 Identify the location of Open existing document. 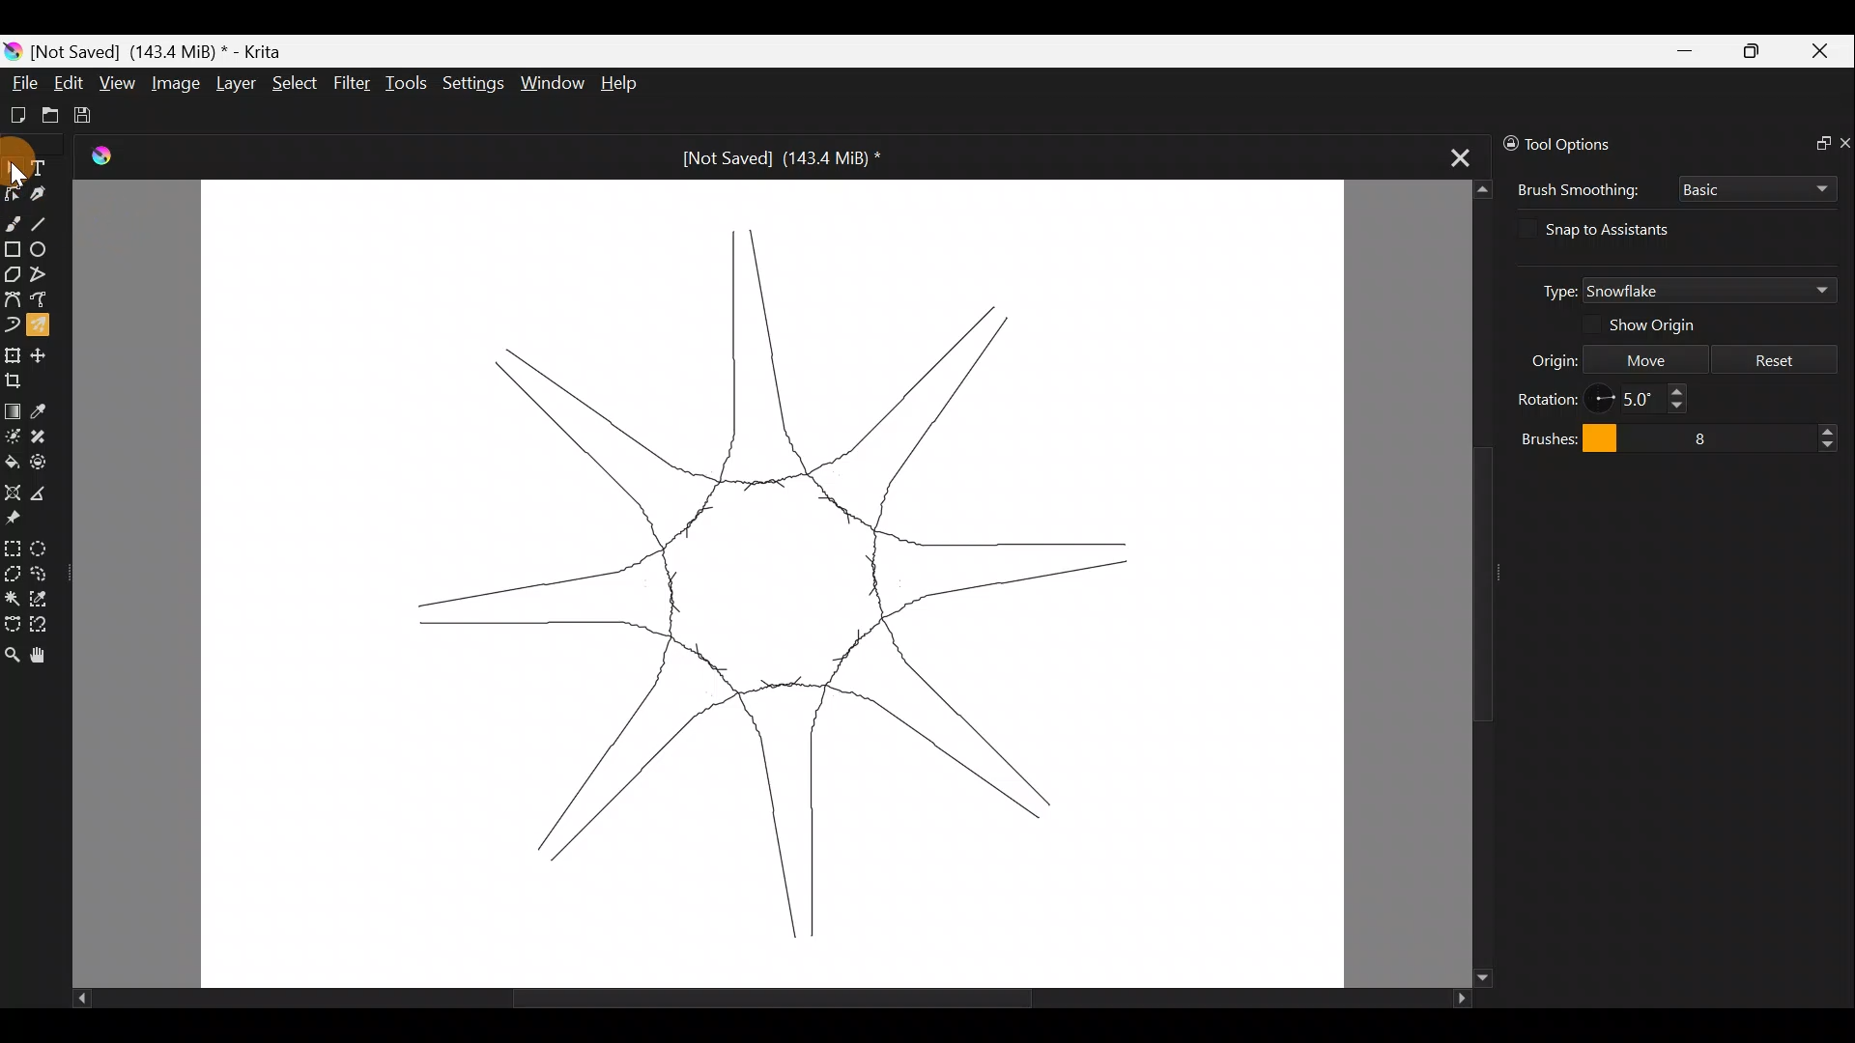
(51, 113).